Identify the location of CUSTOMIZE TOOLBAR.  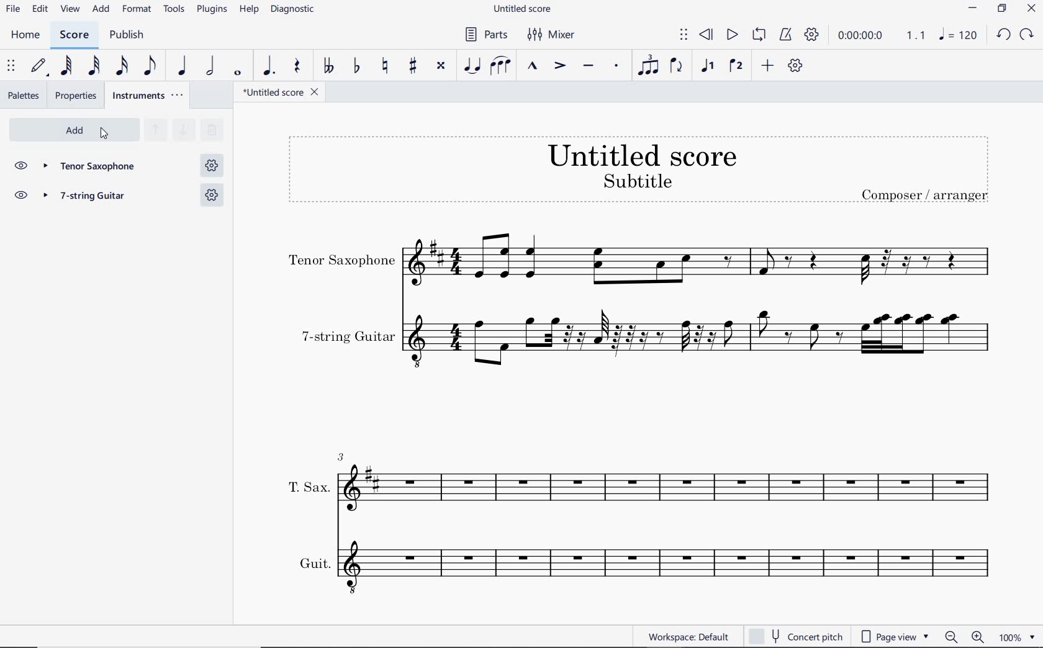
(795, 66).